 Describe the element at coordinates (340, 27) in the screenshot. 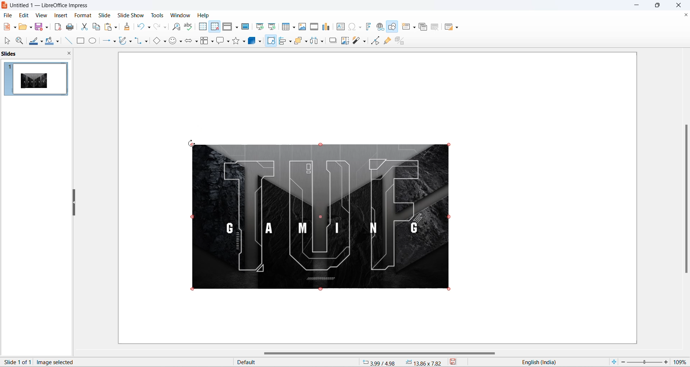

I see `insert text` at that location.